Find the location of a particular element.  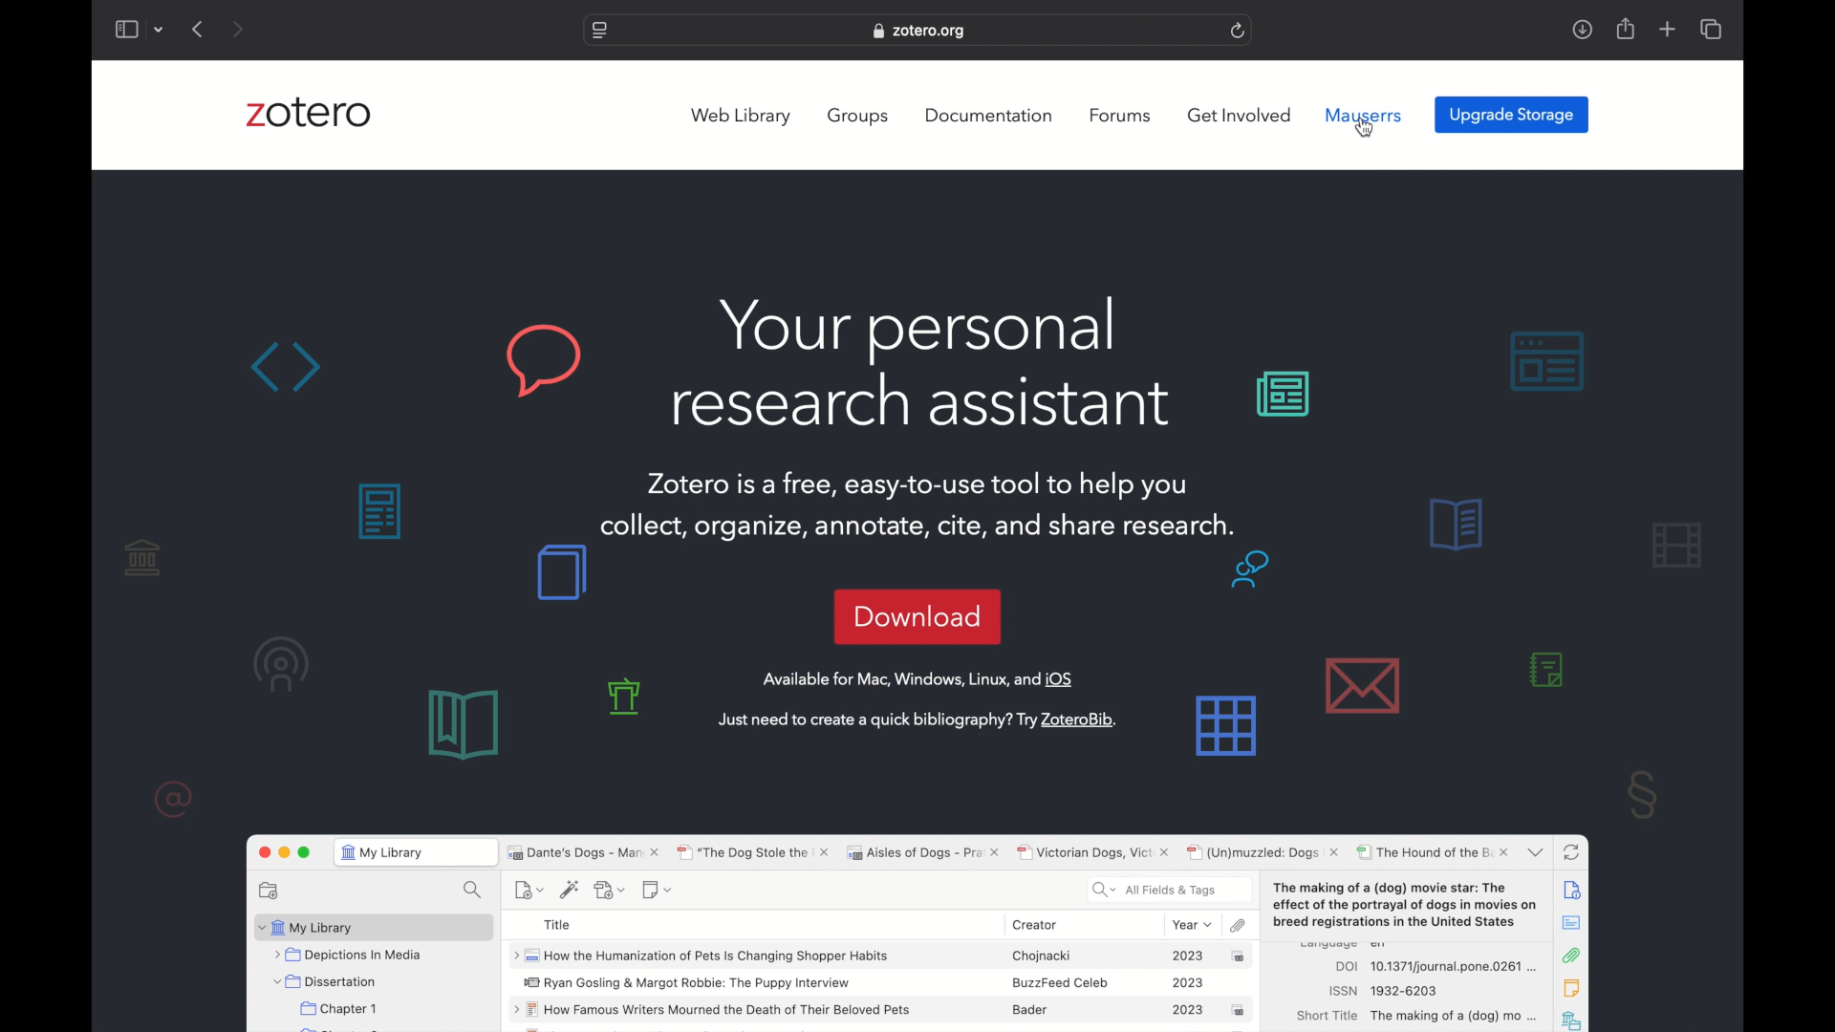

background graphics is located at coordinates (1582, 656).